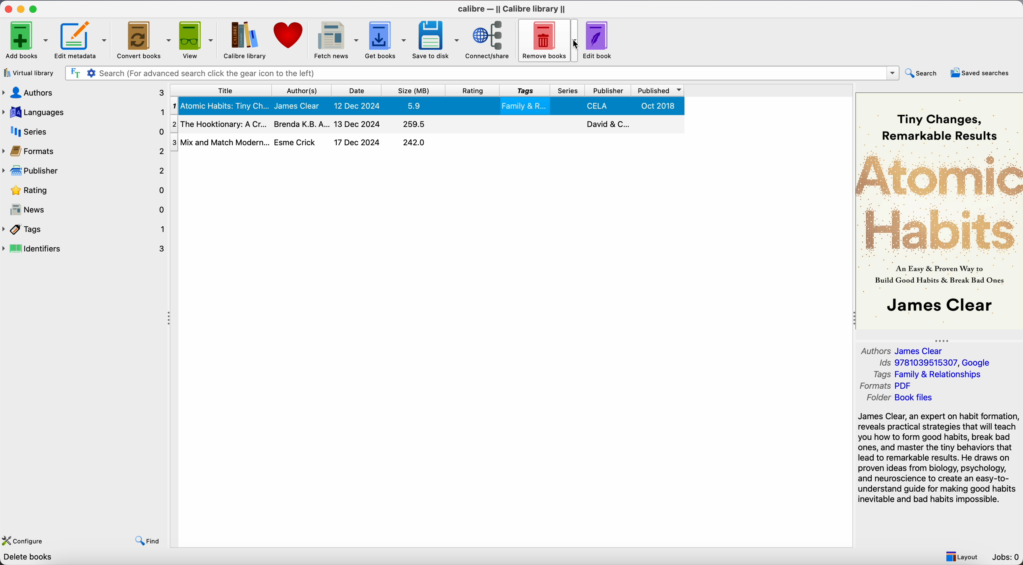  I want to click on add books, so click(25, 40).